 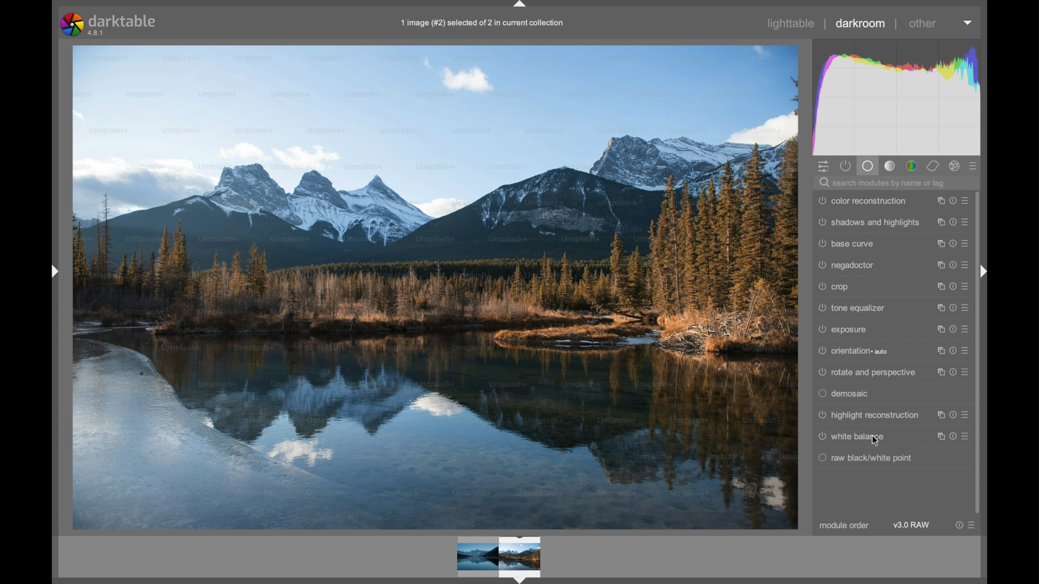 I want to click on show active module, so click(x=846, y=165).